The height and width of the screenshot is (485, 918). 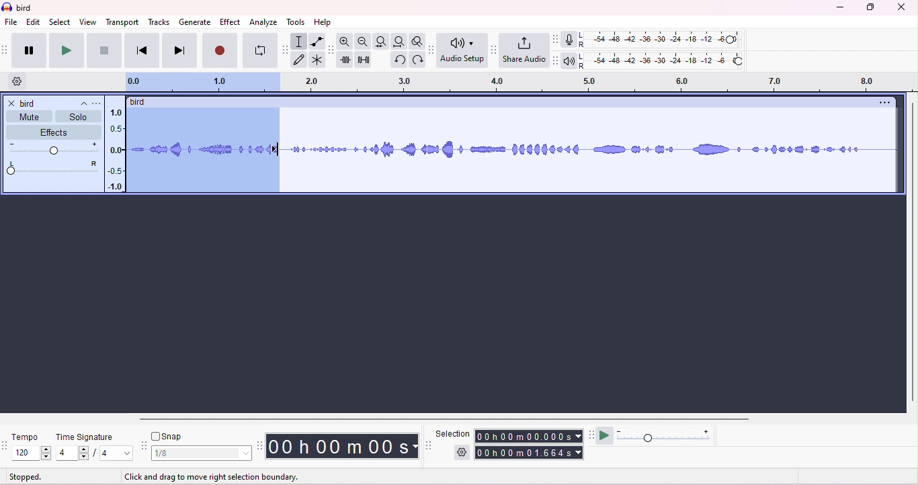 I want to click on Audio setup, so click(x=464, y=50).